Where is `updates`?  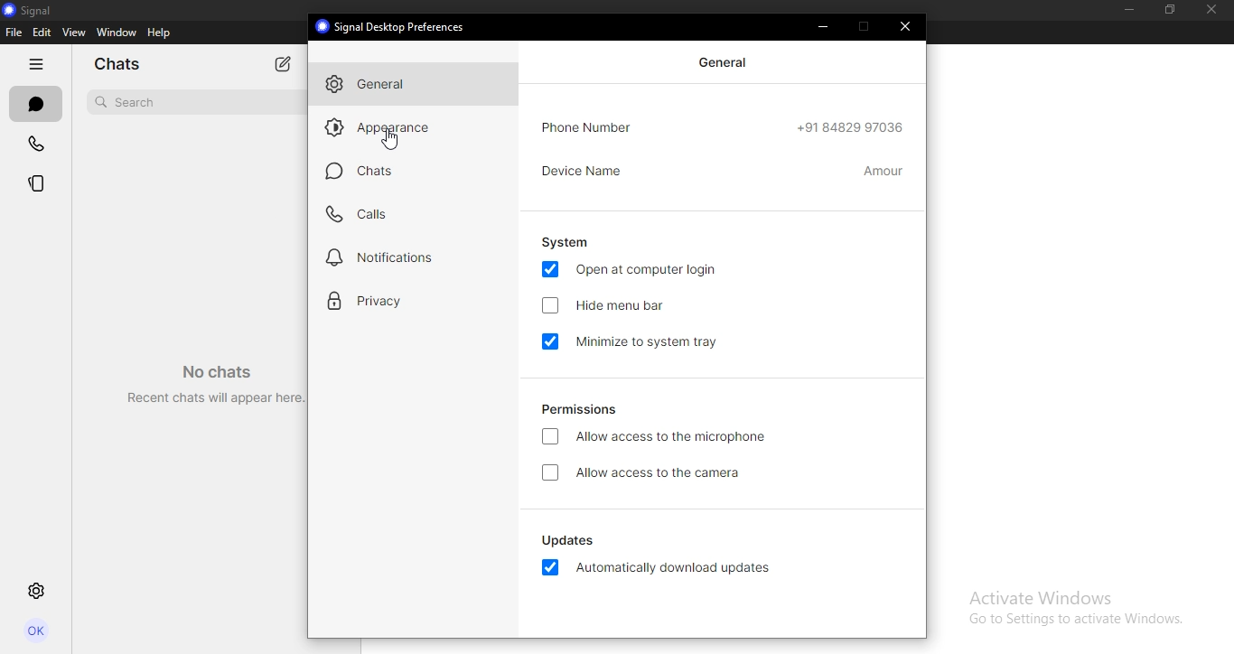 updates is located at coordinates (566, 538).